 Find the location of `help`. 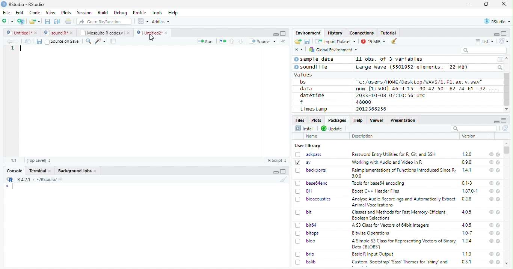

help is located at coordinates (491, 212).